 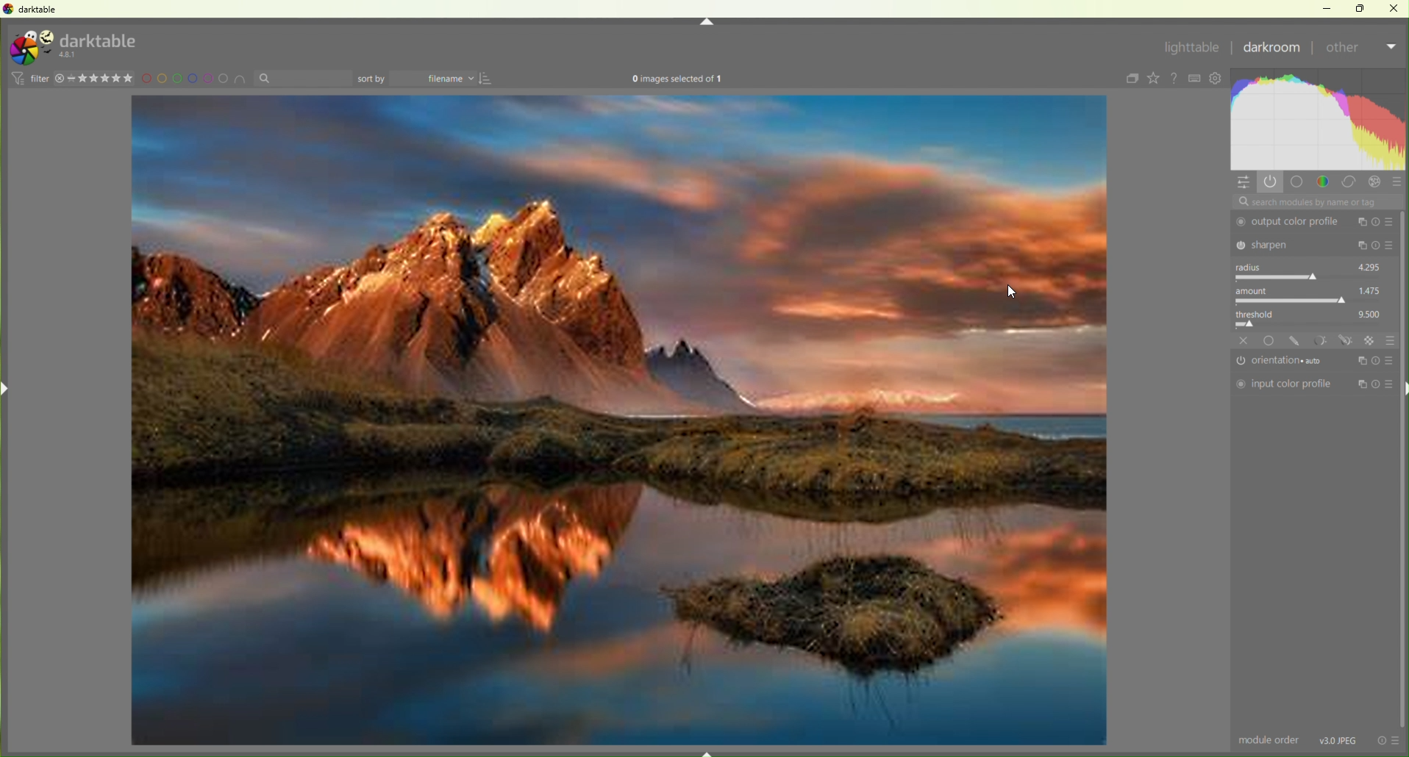 I want to click on Cursor, so click(x=1018, y=292).